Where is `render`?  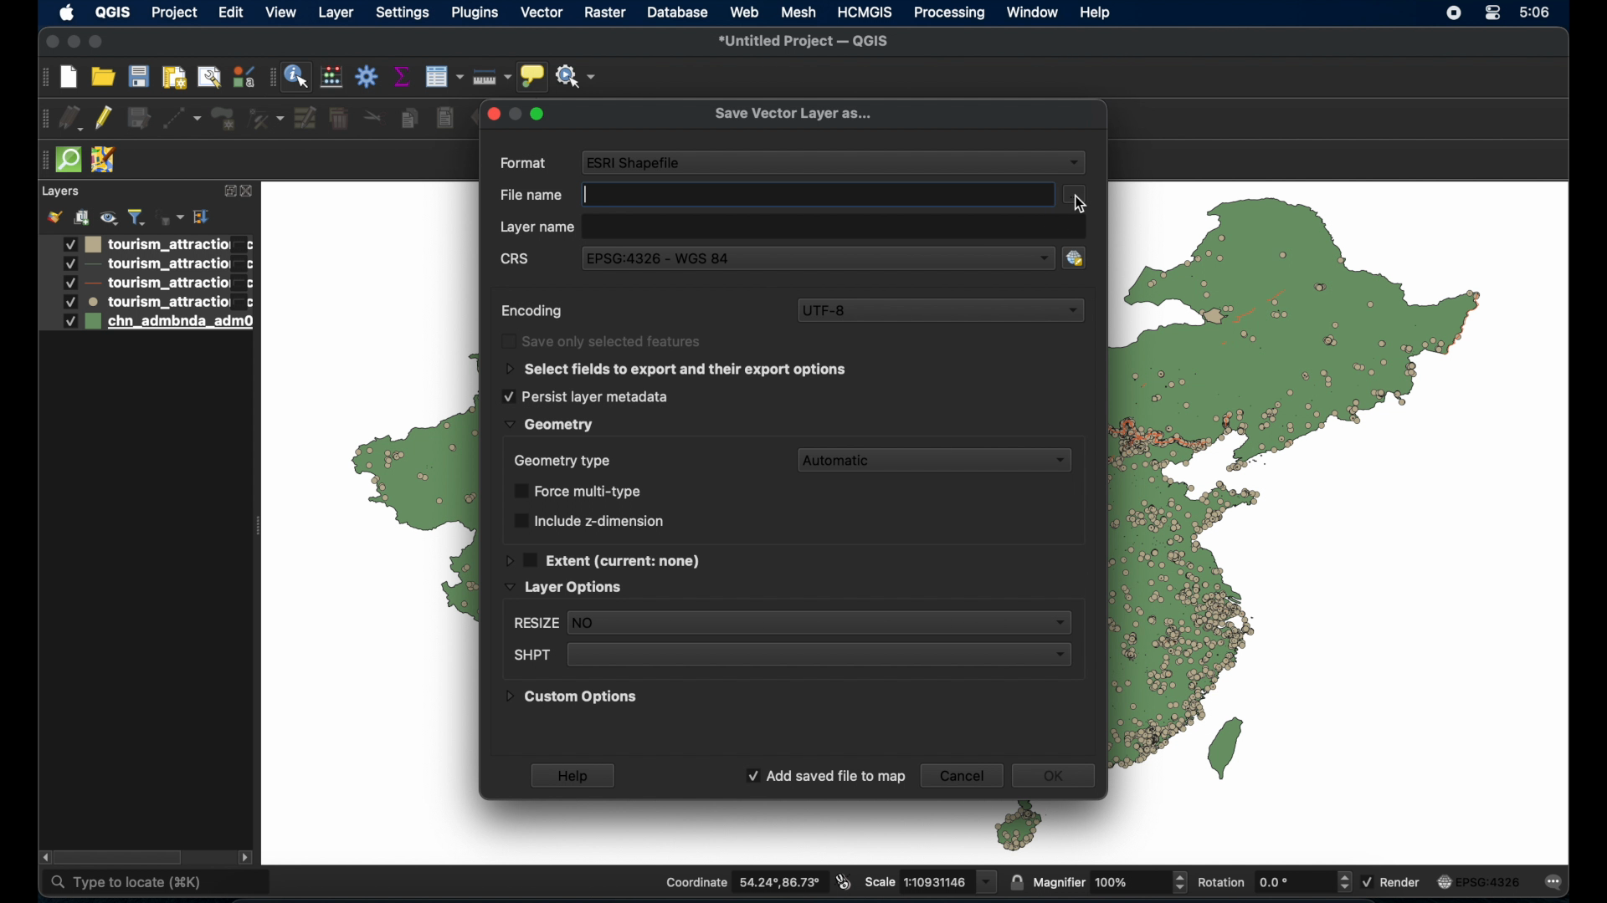 render is located at coordinates (1392, 883).